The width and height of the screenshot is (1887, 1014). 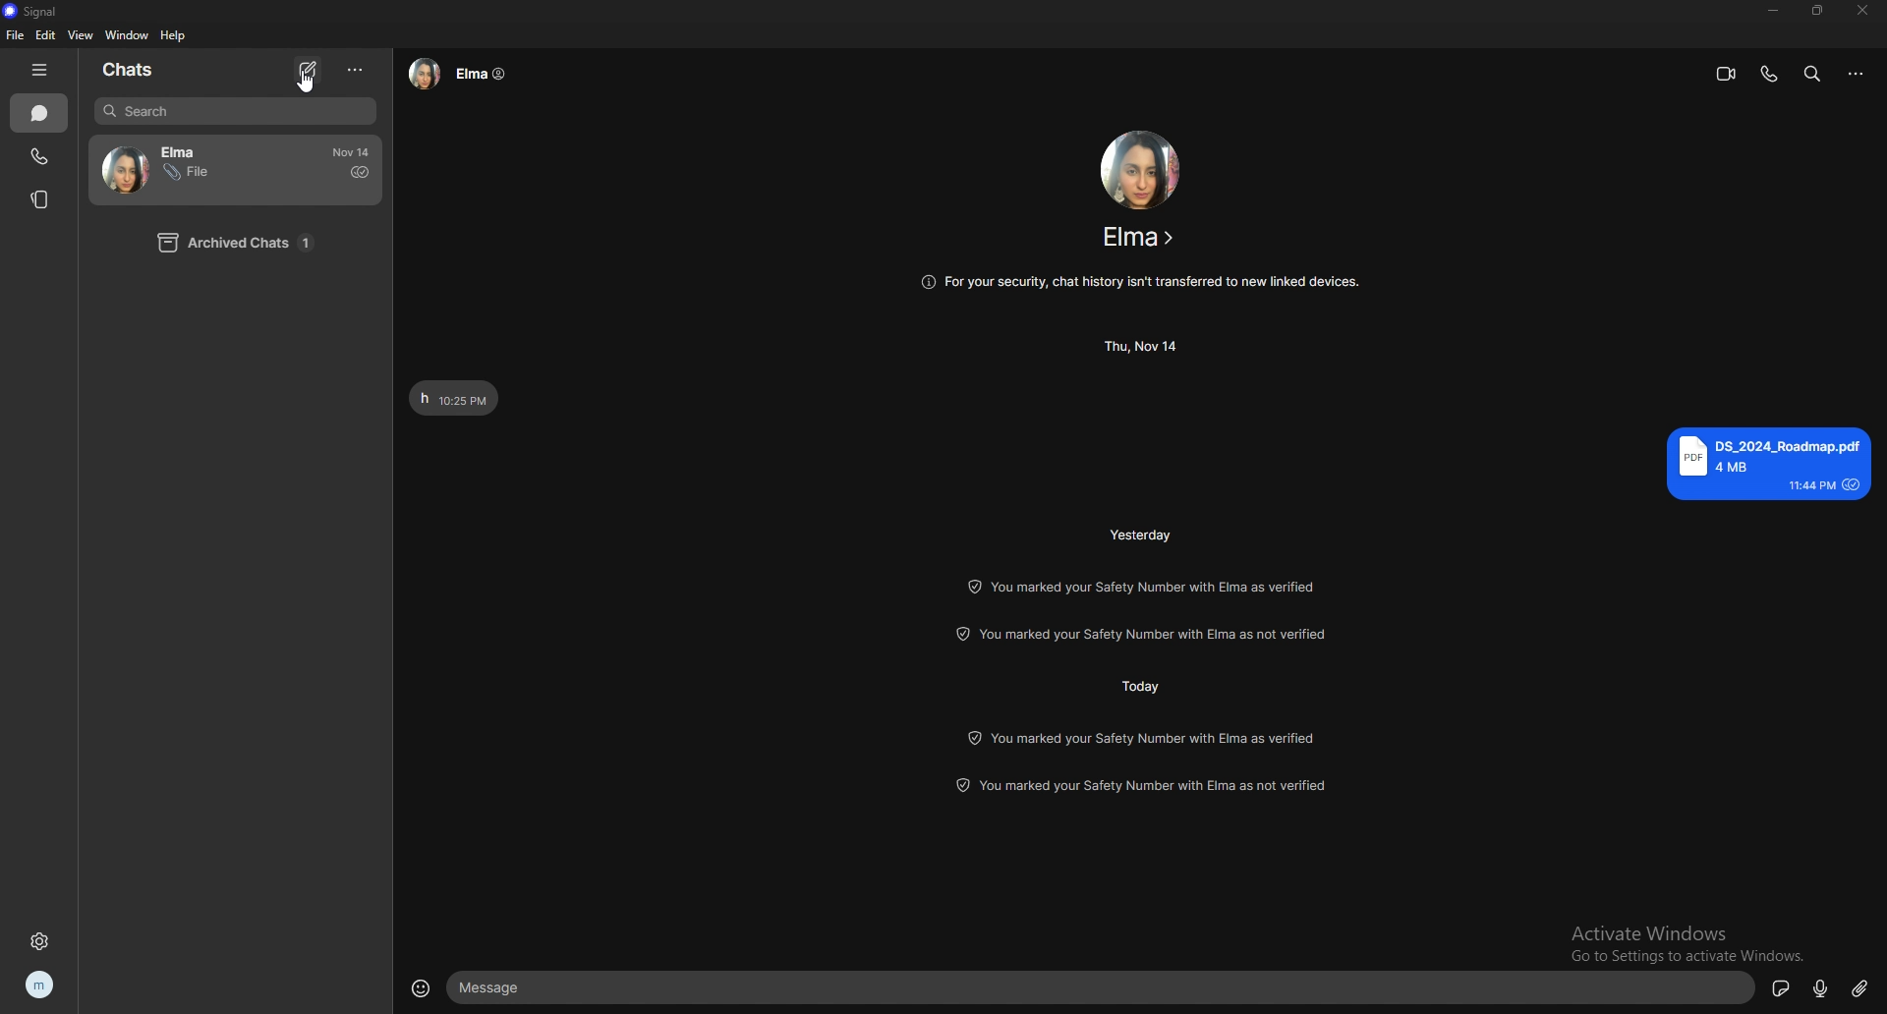 I want to click on emojis, so click(x=421, y=986).